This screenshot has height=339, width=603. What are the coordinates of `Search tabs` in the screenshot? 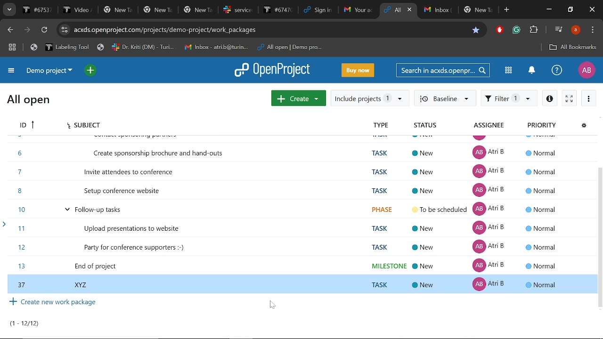 It's located at (8, 9).